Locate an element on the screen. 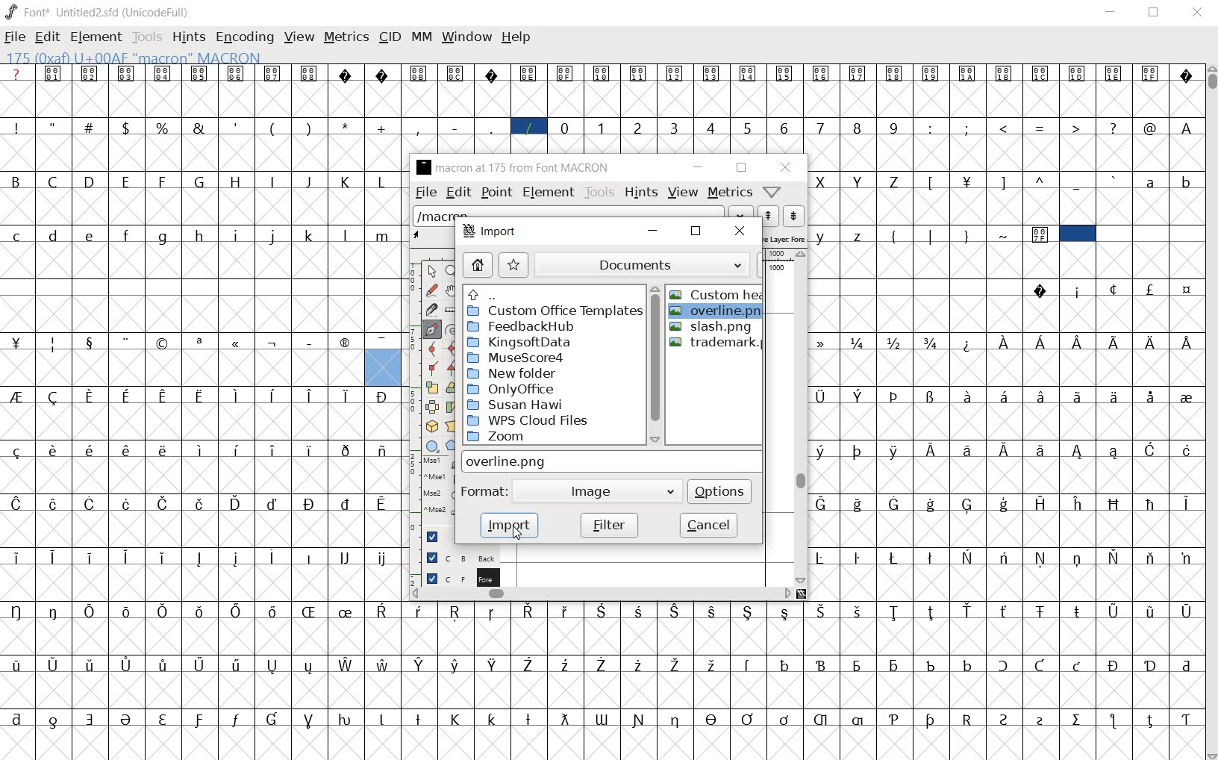 This screenshot has width=1218, height=760. ? is located at coordinates (18, 75).